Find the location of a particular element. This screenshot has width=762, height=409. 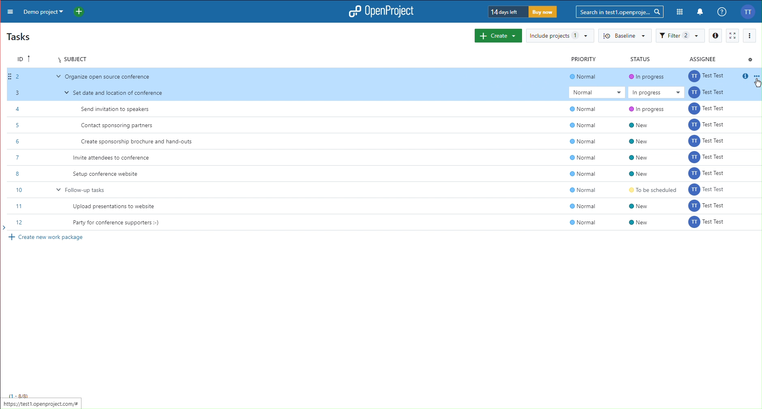

‘Organize open source conference is located at coordinates (107, 78).